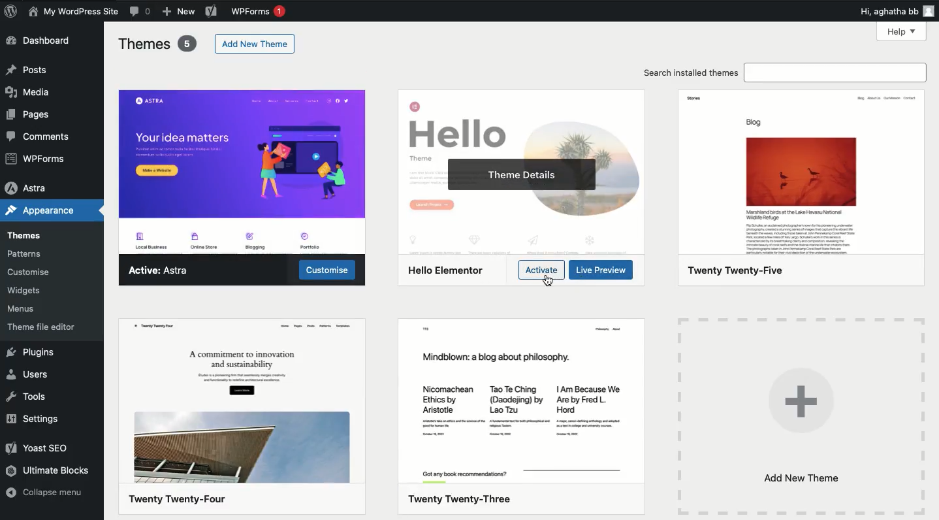 Image resolution: width=939 pixels, height=520 pixels. Describe the element at coordinates (25, 289) in the screenshot. I see `Widgets` at that location.